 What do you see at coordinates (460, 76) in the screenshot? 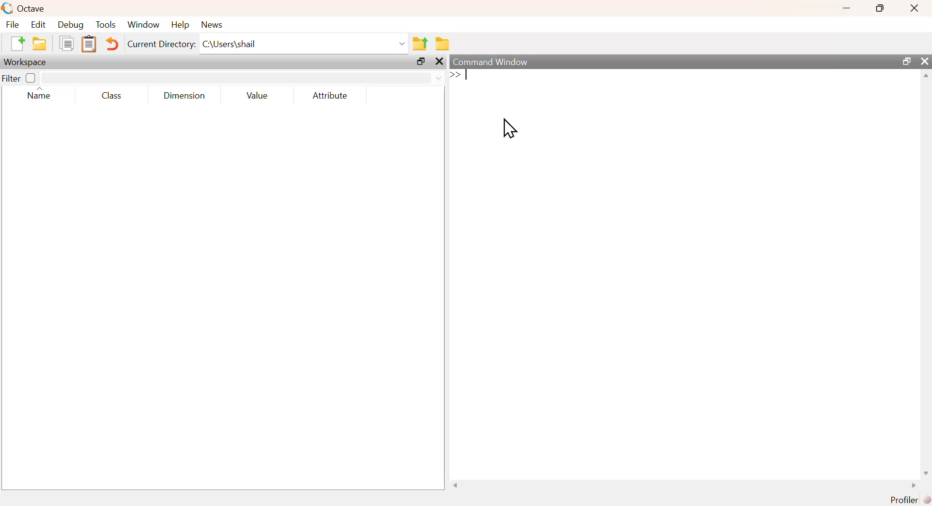
I see `typing cursor` at bounding box center [460, 76].